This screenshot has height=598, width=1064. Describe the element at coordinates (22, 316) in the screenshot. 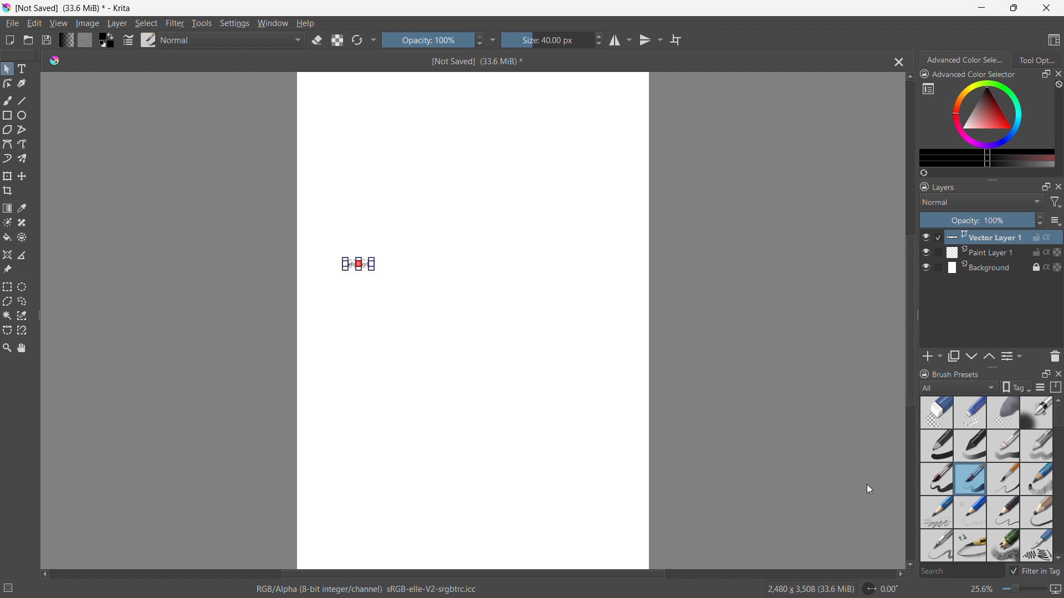

I see `same color selection tool` at that location.